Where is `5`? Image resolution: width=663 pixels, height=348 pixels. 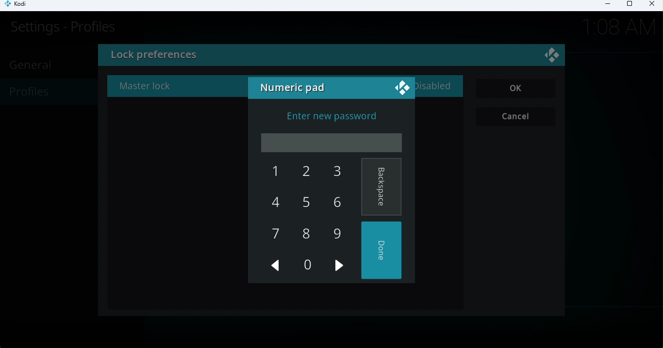
5 is located at coordinates (302, 204).